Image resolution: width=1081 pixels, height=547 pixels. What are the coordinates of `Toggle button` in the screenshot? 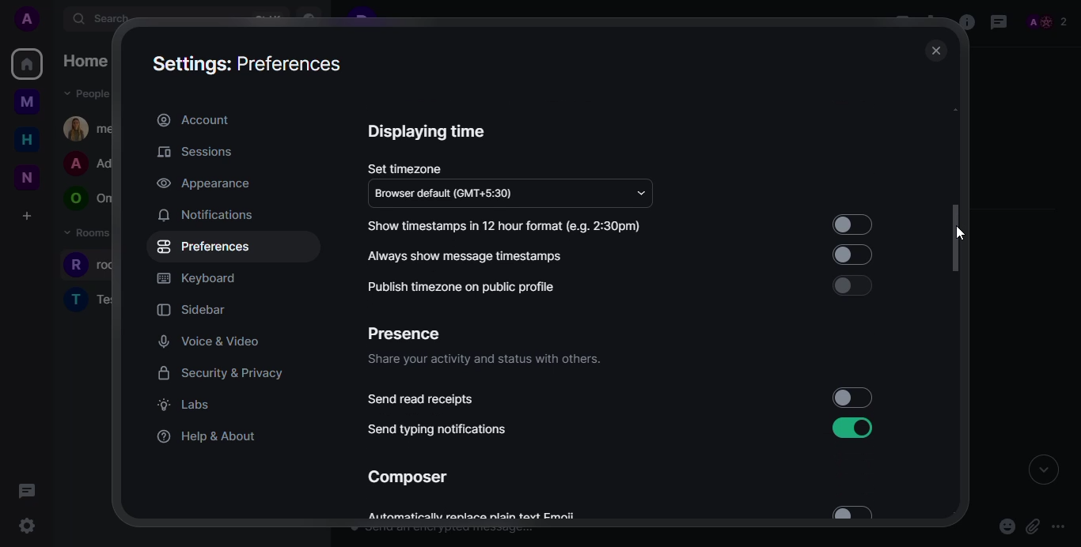 It's located at (847, 256).